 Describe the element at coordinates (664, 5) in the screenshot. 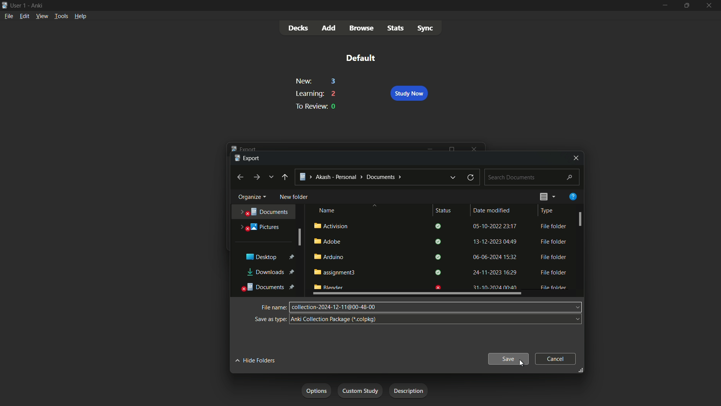

I see `minimize` at that location.